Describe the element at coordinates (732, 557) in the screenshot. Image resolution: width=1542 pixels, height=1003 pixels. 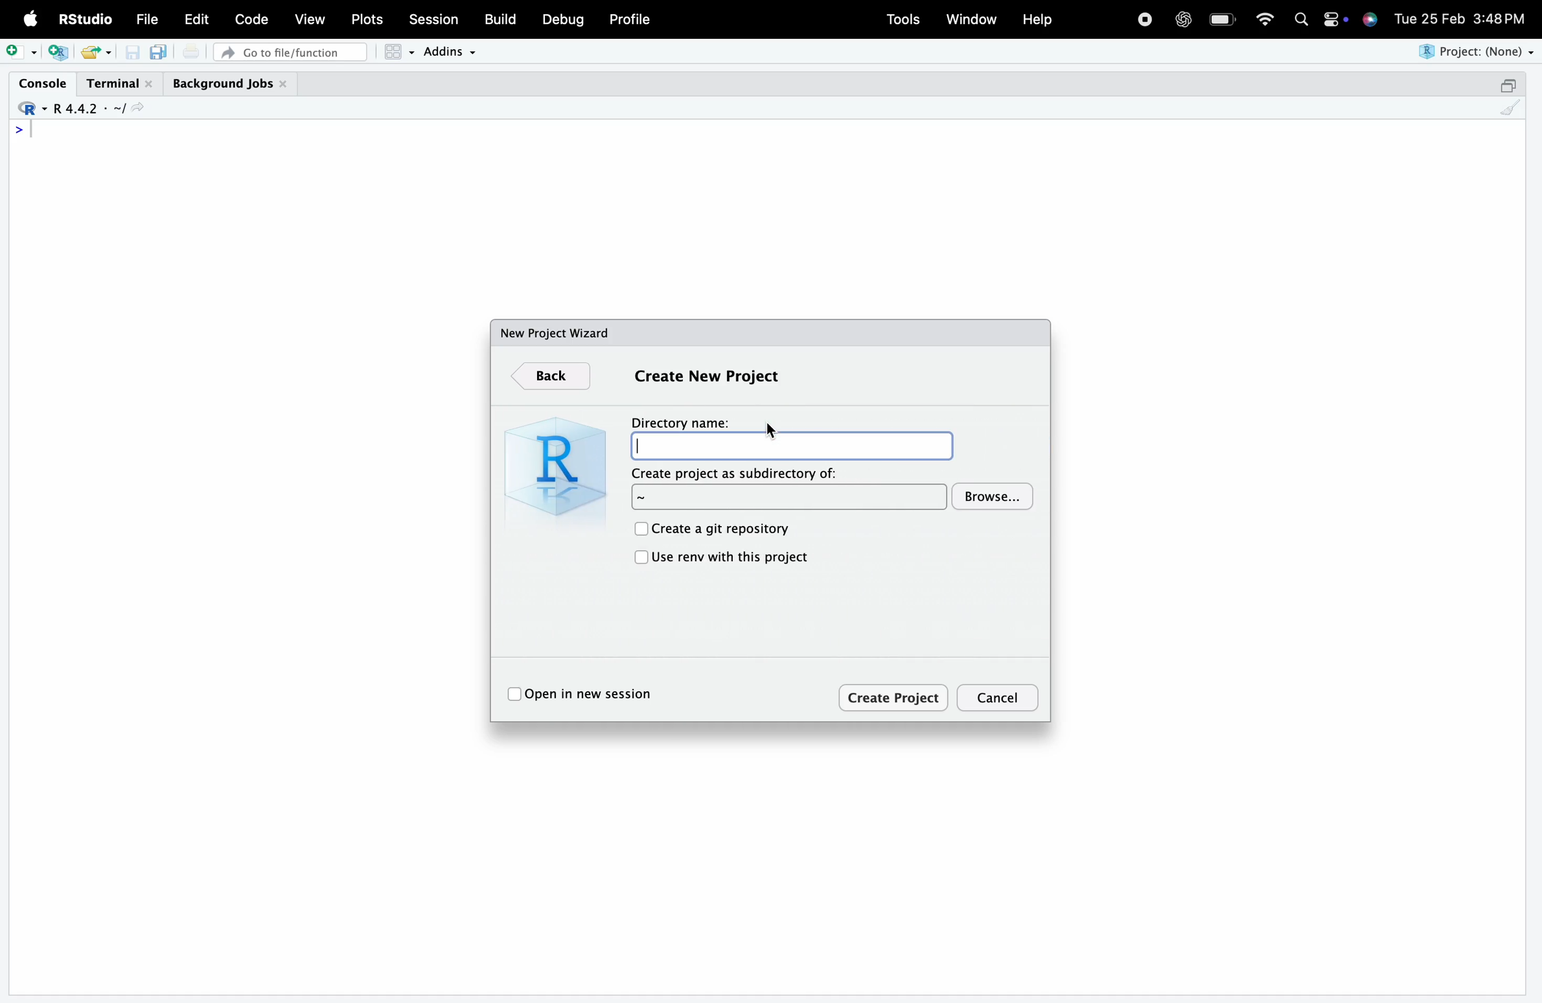
I see `Use renv with this project` at that location.